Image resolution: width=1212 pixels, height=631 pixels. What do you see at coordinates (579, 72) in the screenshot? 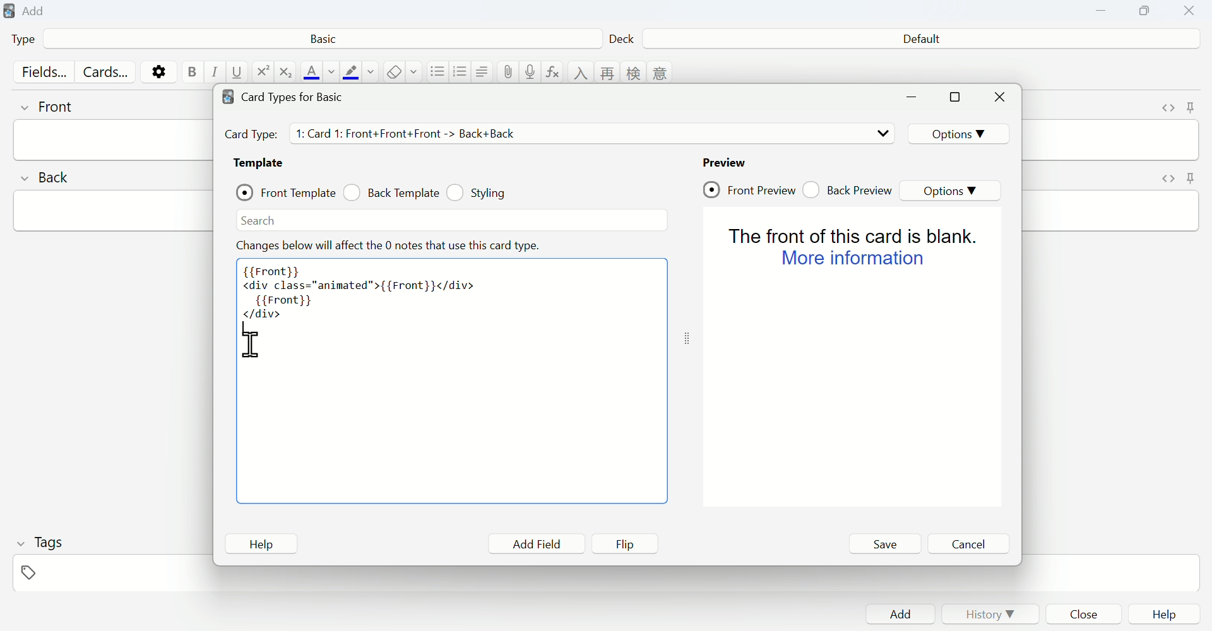
I see `language` at bounding box center [579, 72].